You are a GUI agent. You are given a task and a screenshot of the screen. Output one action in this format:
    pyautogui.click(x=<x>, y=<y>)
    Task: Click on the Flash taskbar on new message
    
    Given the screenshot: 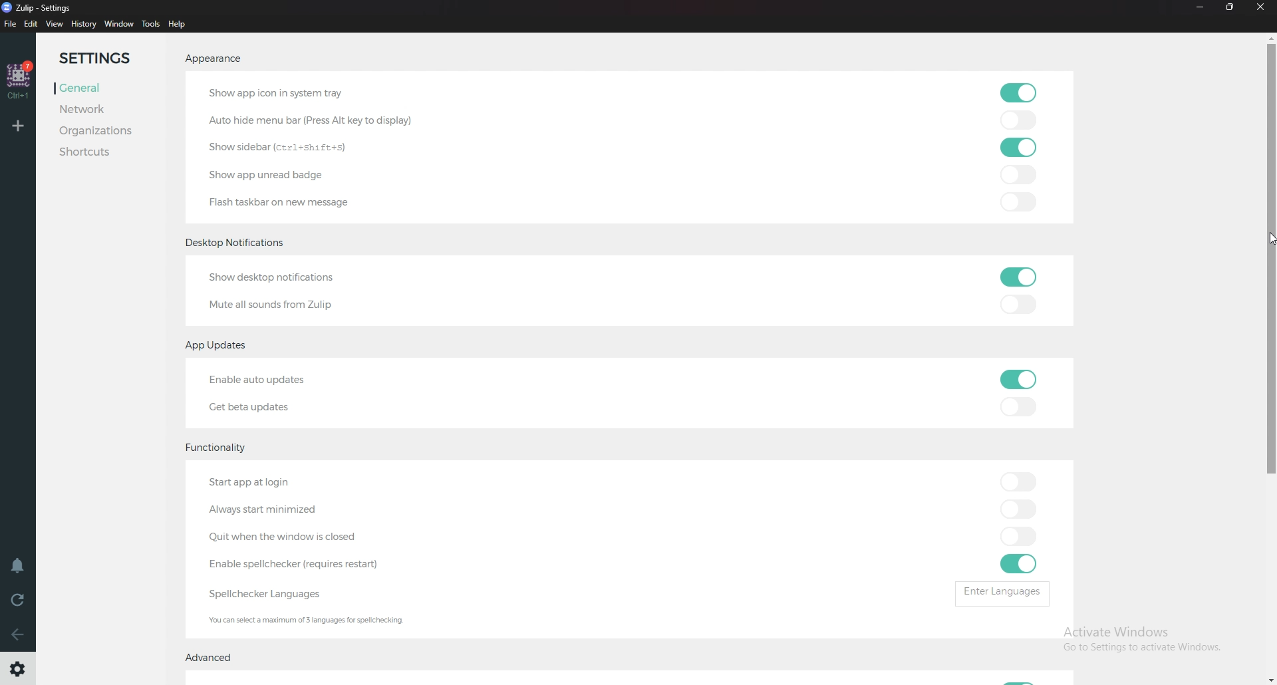 What is the action you would take?
    pyautogui.click(x=290, y=202)
    